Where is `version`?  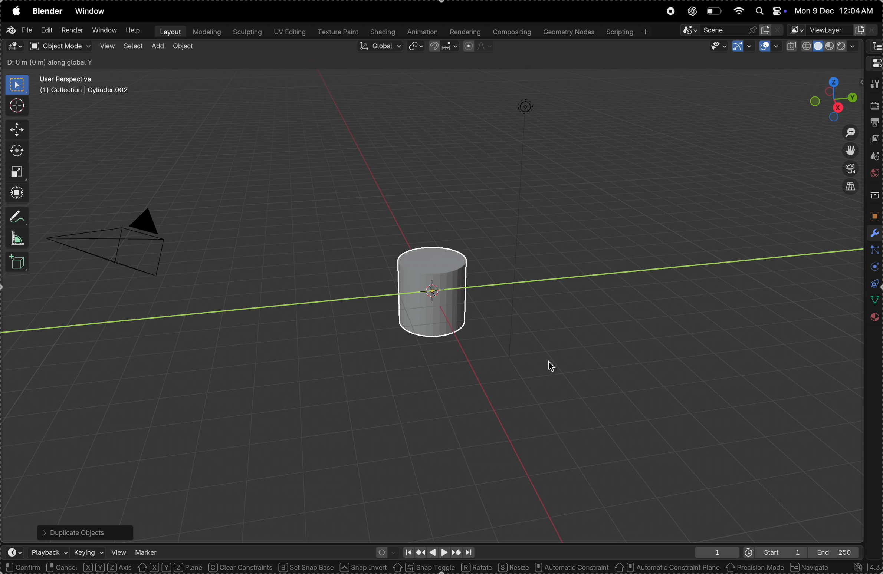 version is located at coordinates (861, 567).